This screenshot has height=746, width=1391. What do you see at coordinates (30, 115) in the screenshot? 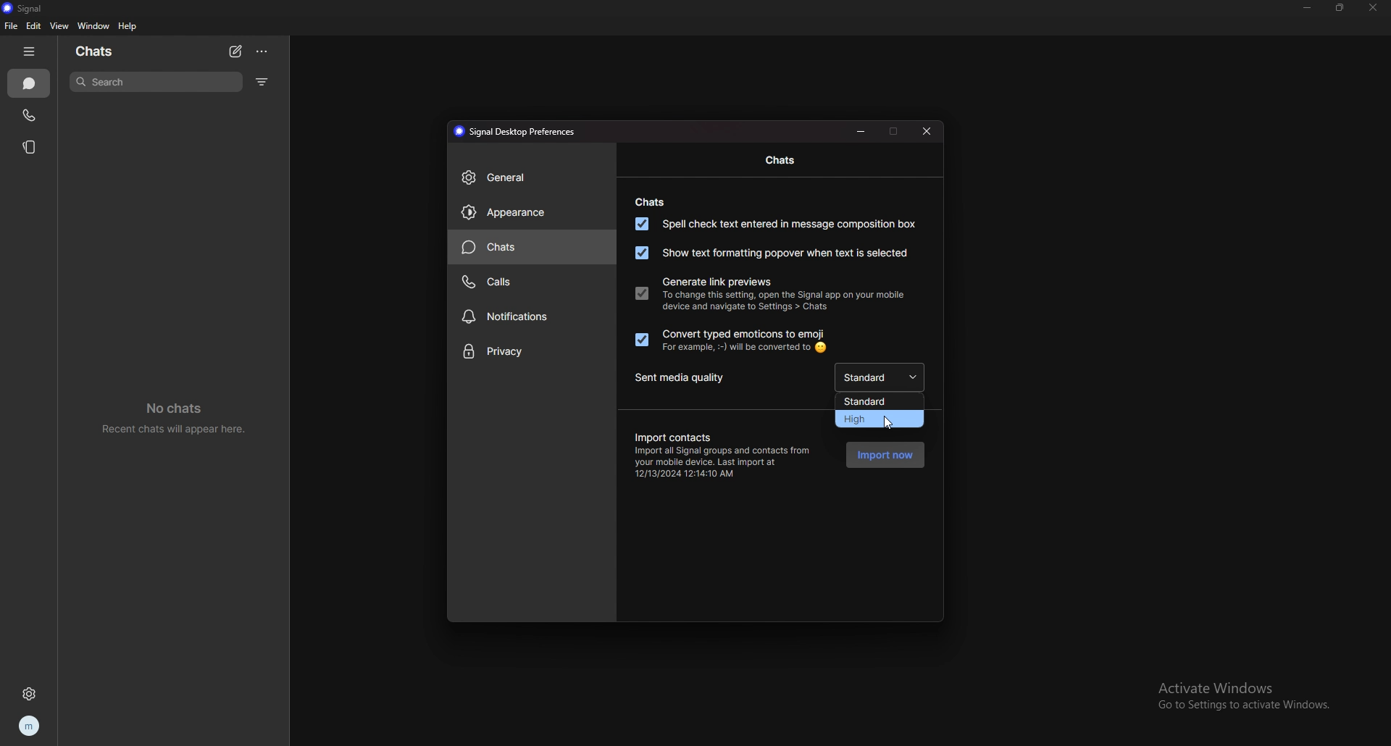
I see `calls` at bounding box center [30, 115].